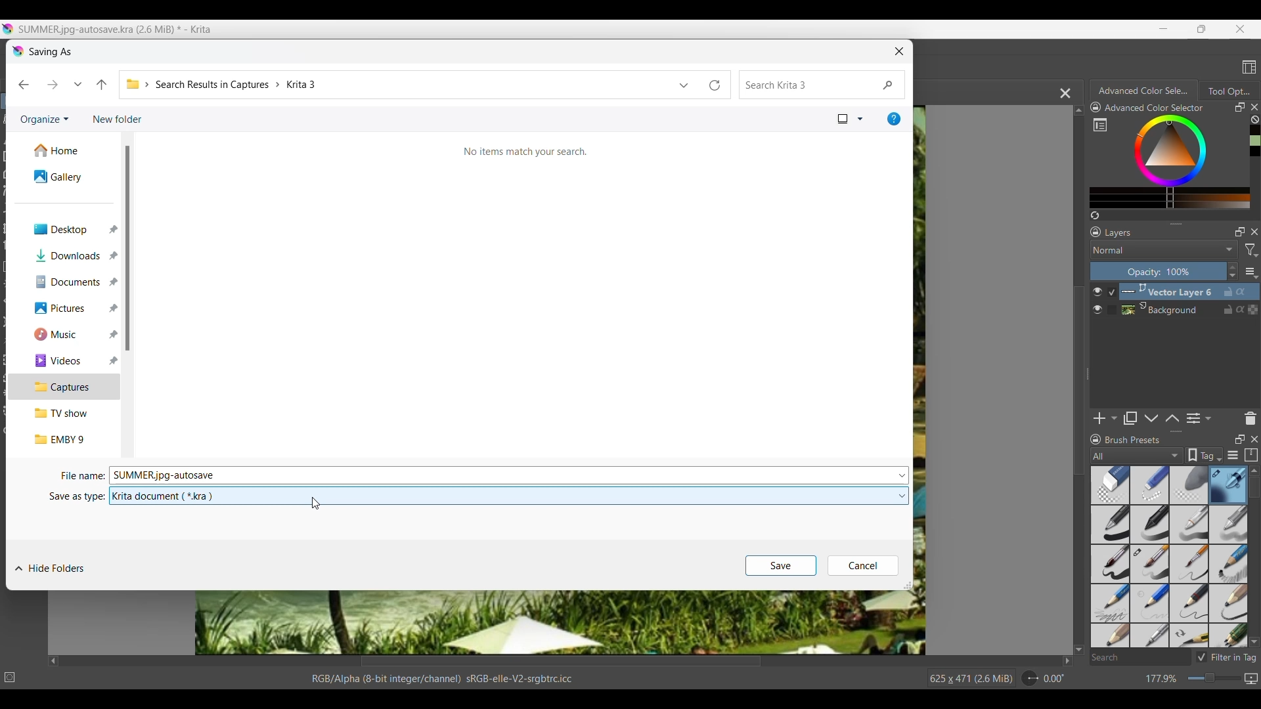 The width and height of the screenshot is (1261, 709). I want to click on TV show folder, so click(65, 413).